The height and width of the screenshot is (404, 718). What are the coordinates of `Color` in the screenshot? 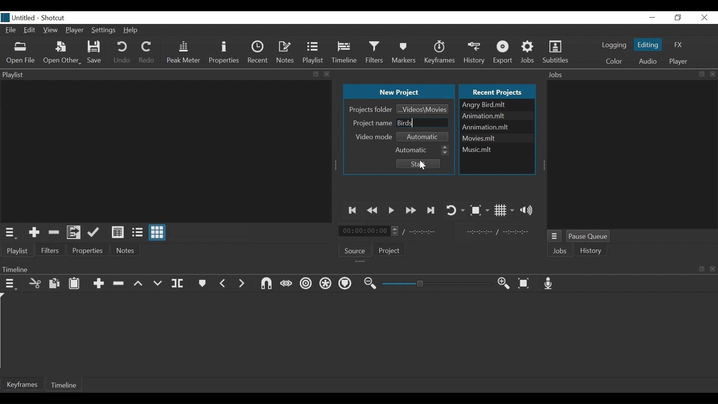 It's located at (614, 61).